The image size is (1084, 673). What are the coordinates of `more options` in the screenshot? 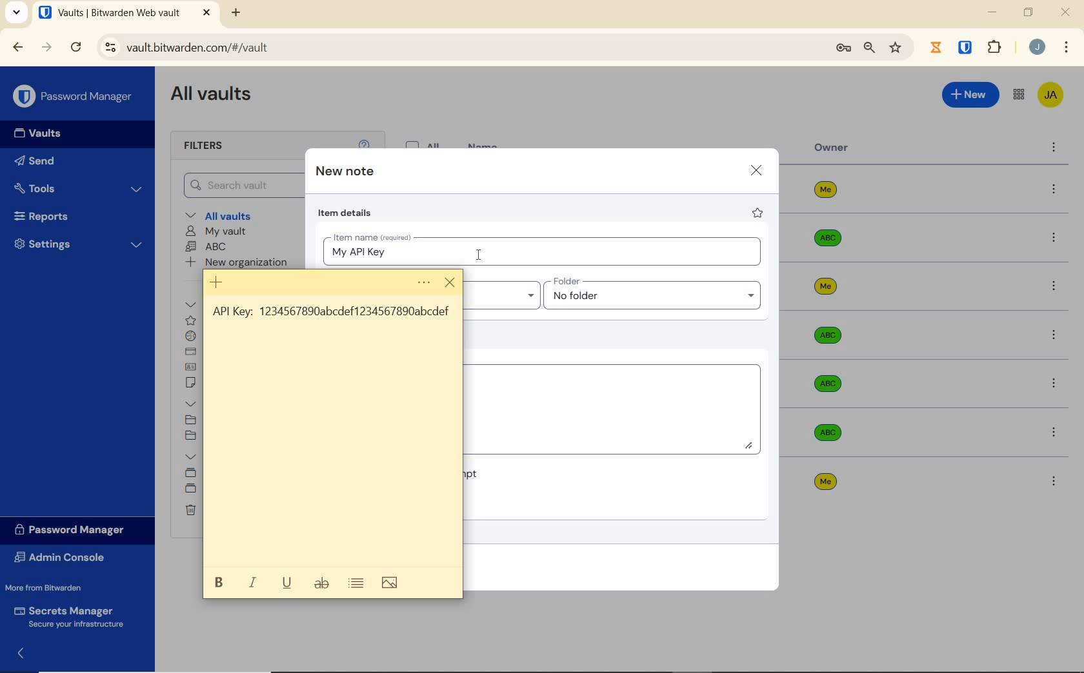 It's located at (1053, 239).